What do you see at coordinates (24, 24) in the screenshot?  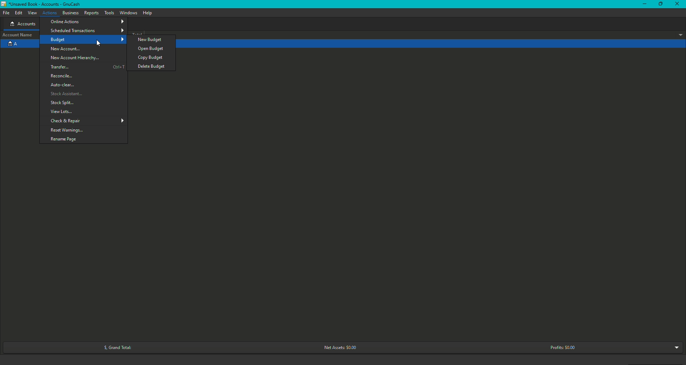 I see `Accounts` at bounding box center [24, 24].